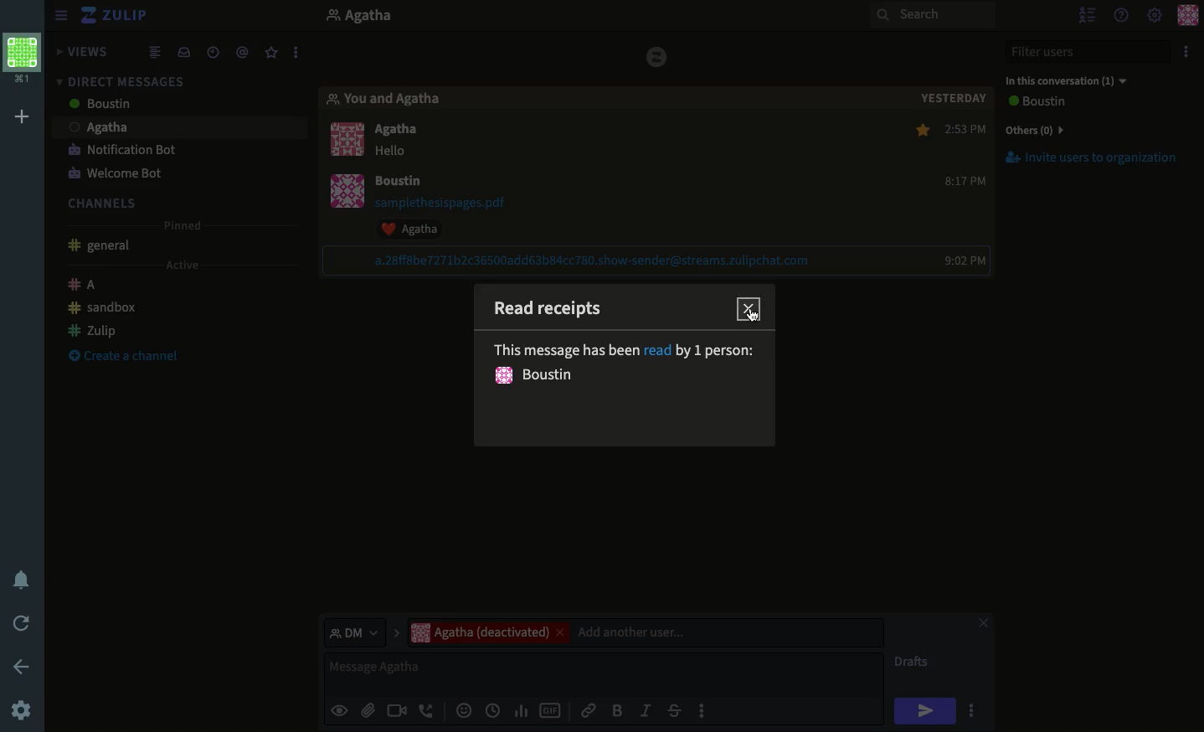  I want to click on user, so click(406, 183).